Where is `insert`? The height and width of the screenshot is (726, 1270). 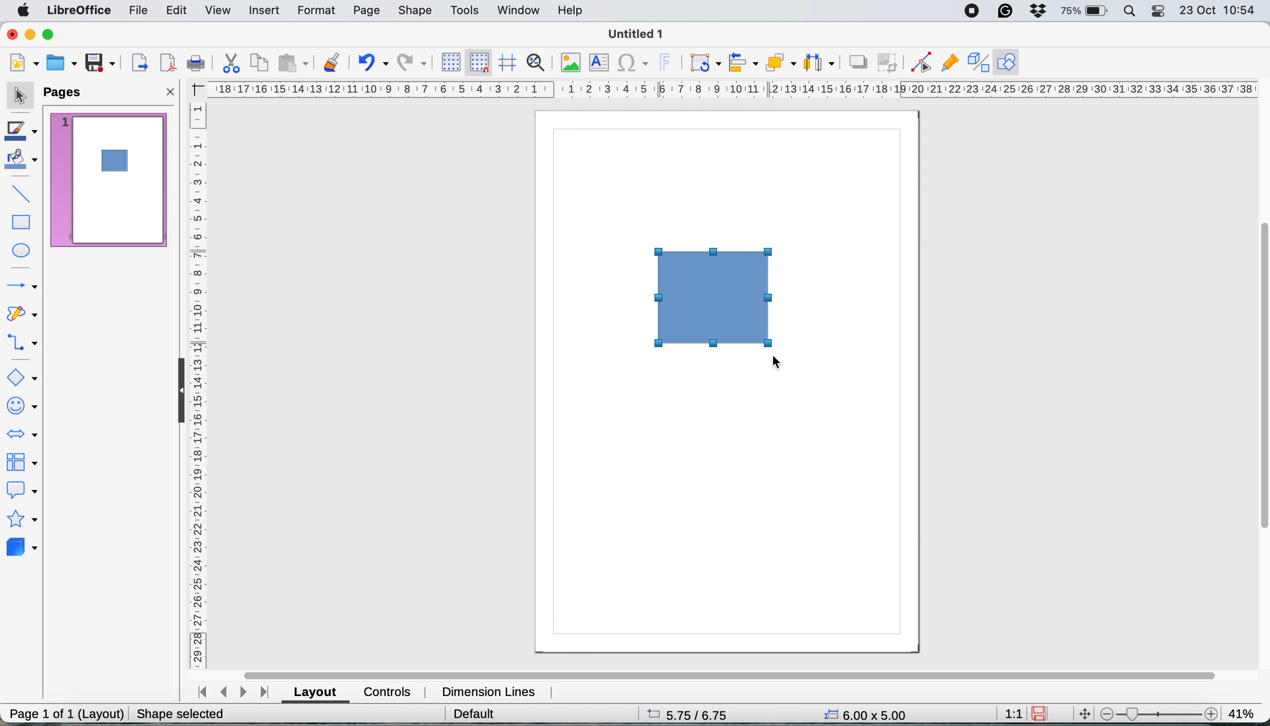 insert is located at coordinates (264, 10).